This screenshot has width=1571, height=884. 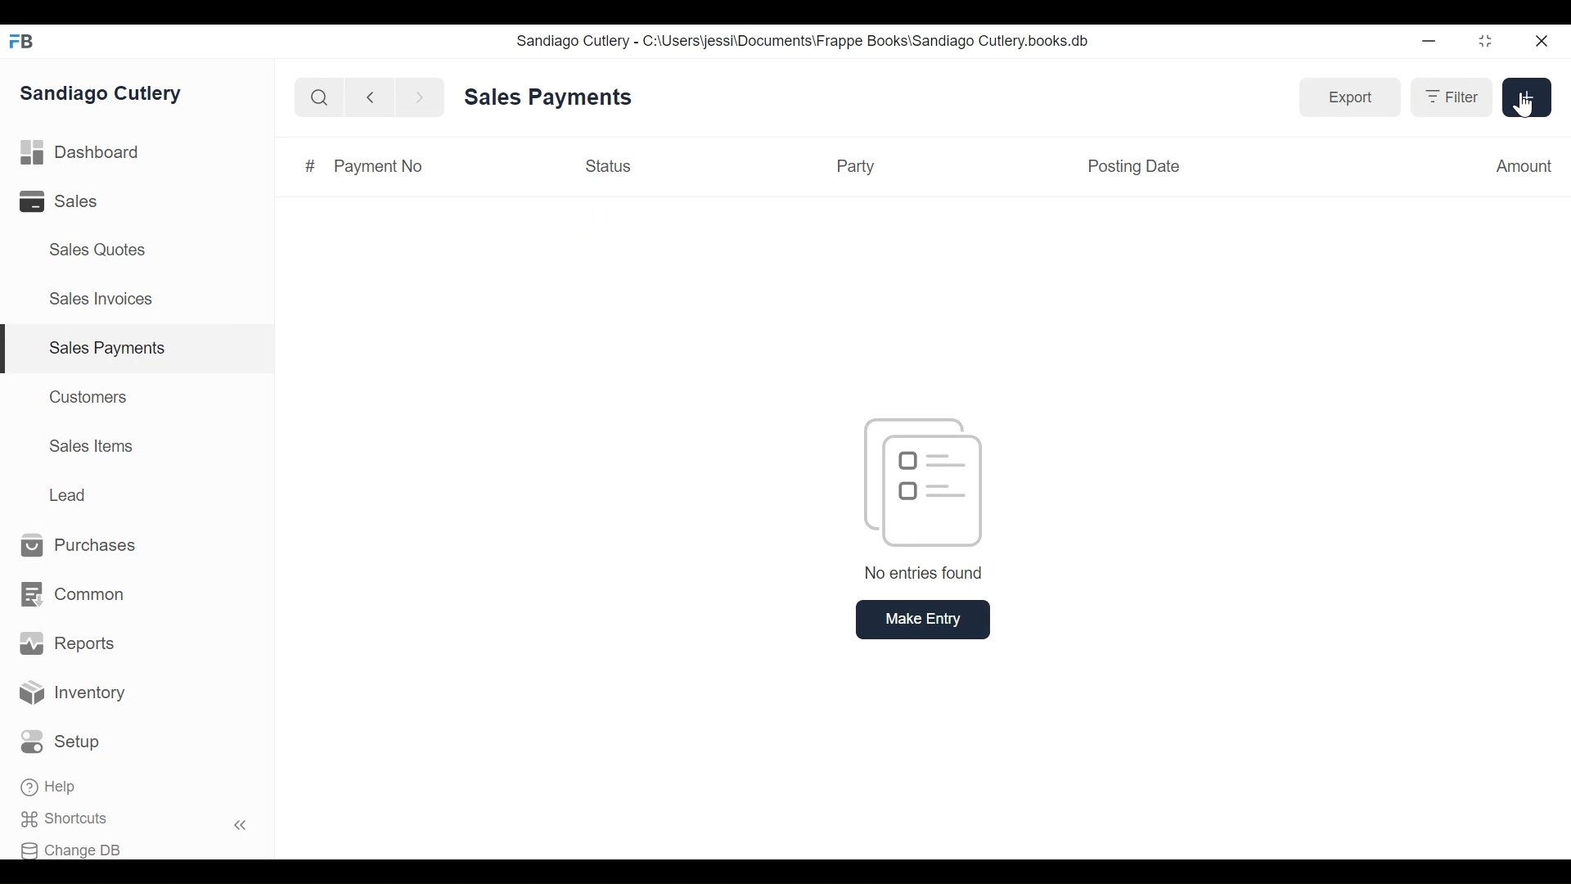 What do you see at coordinates (51, 788) in the screenshot?
I see `Help` at bounding box center [51, 788].